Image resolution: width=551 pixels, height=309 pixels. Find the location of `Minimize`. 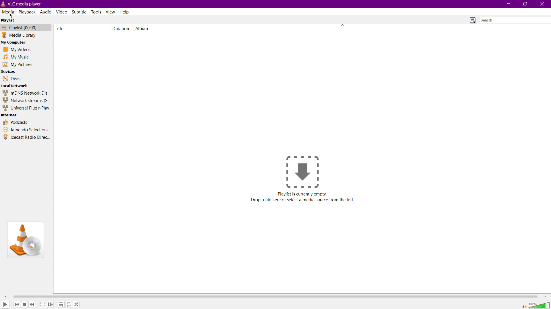

Minimize is located at coordinates (509, 4).